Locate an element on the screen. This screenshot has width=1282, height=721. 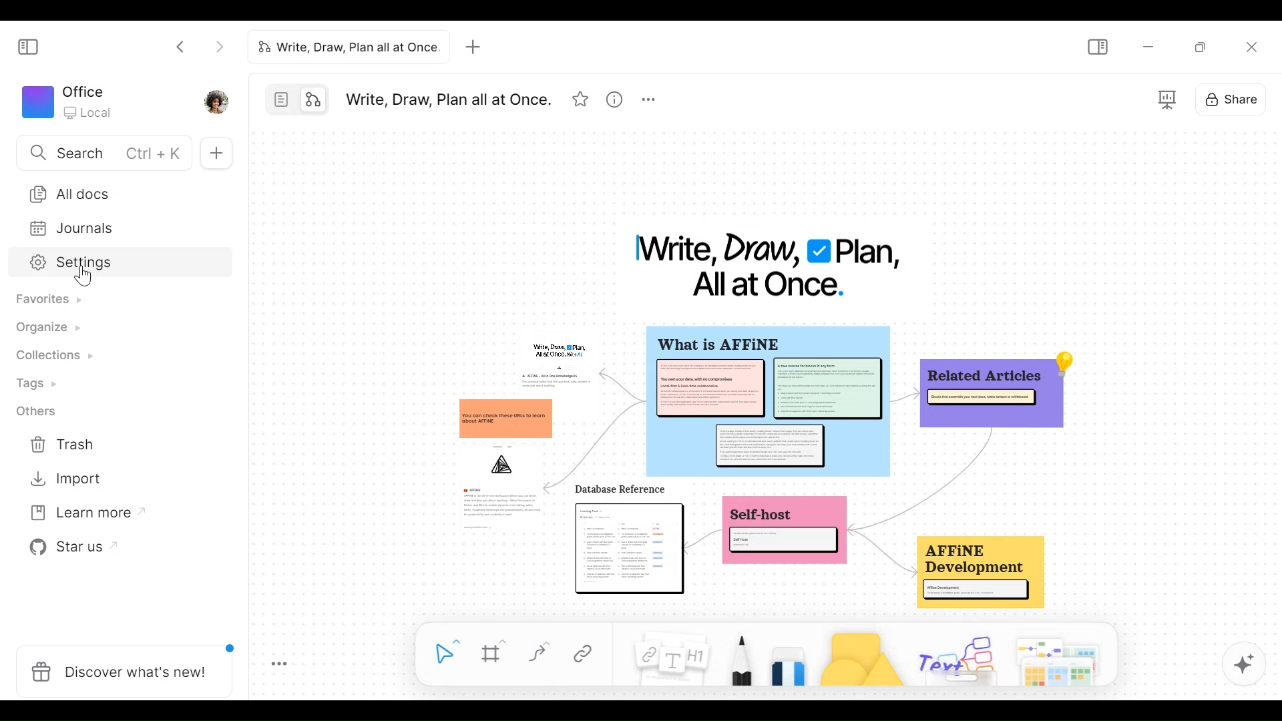
Learn more is located at coordinates (82, 515).